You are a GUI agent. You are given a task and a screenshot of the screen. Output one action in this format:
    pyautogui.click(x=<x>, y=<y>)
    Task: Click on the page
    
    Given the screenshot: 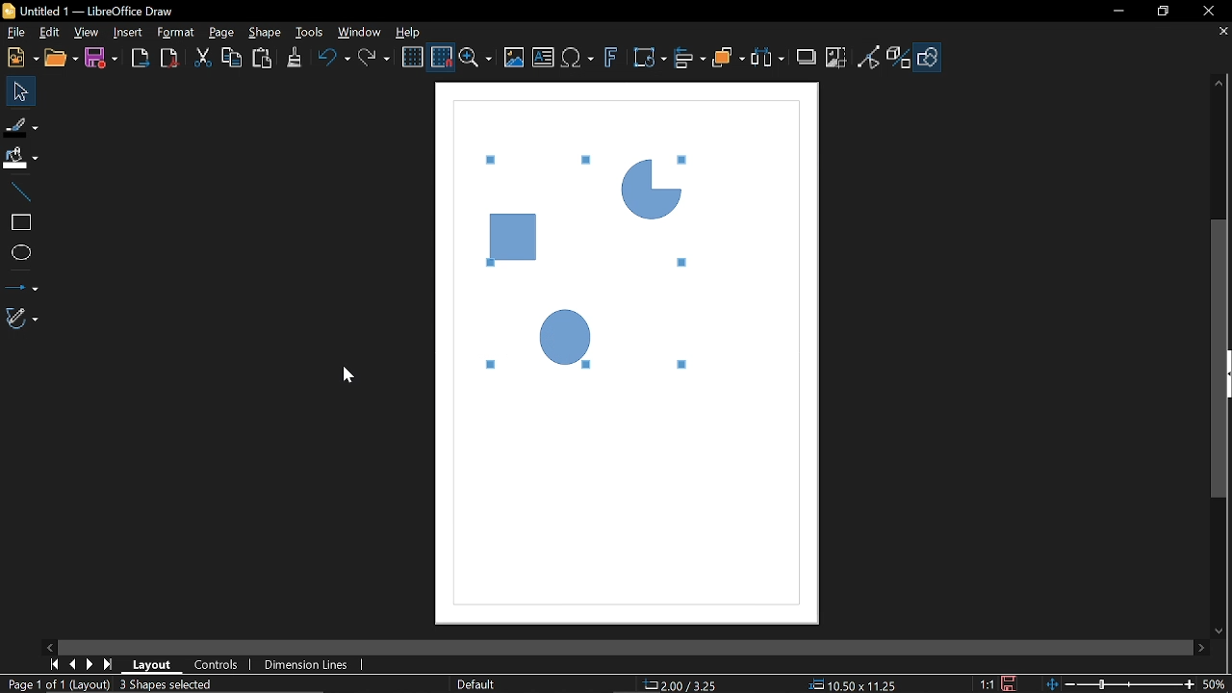 What is the action you would take?
    pyautogui.click(x=223, y=34)
    